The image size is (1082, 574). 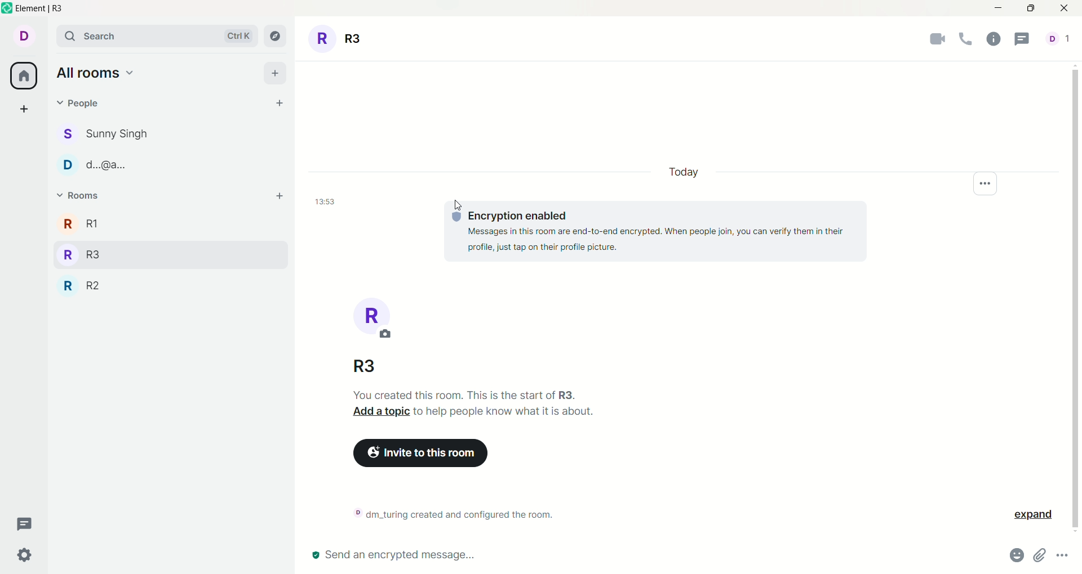 I want to click on attachment, so click(x=1037, y=556).